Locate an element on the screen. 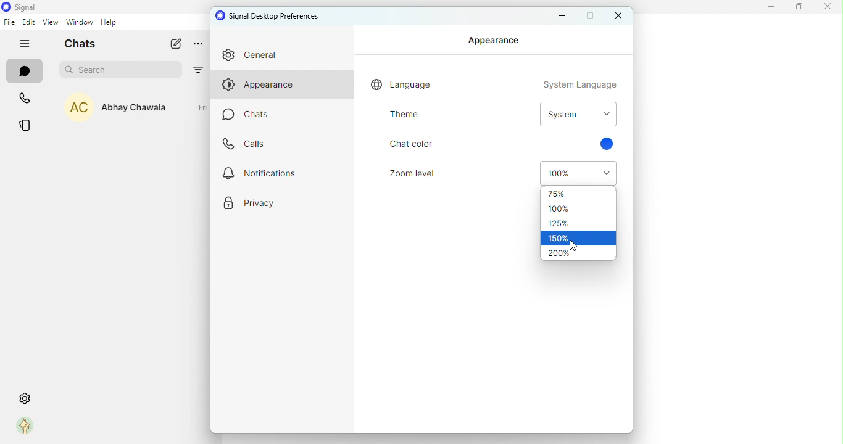  Drop down is located at coordinates (576, 115).